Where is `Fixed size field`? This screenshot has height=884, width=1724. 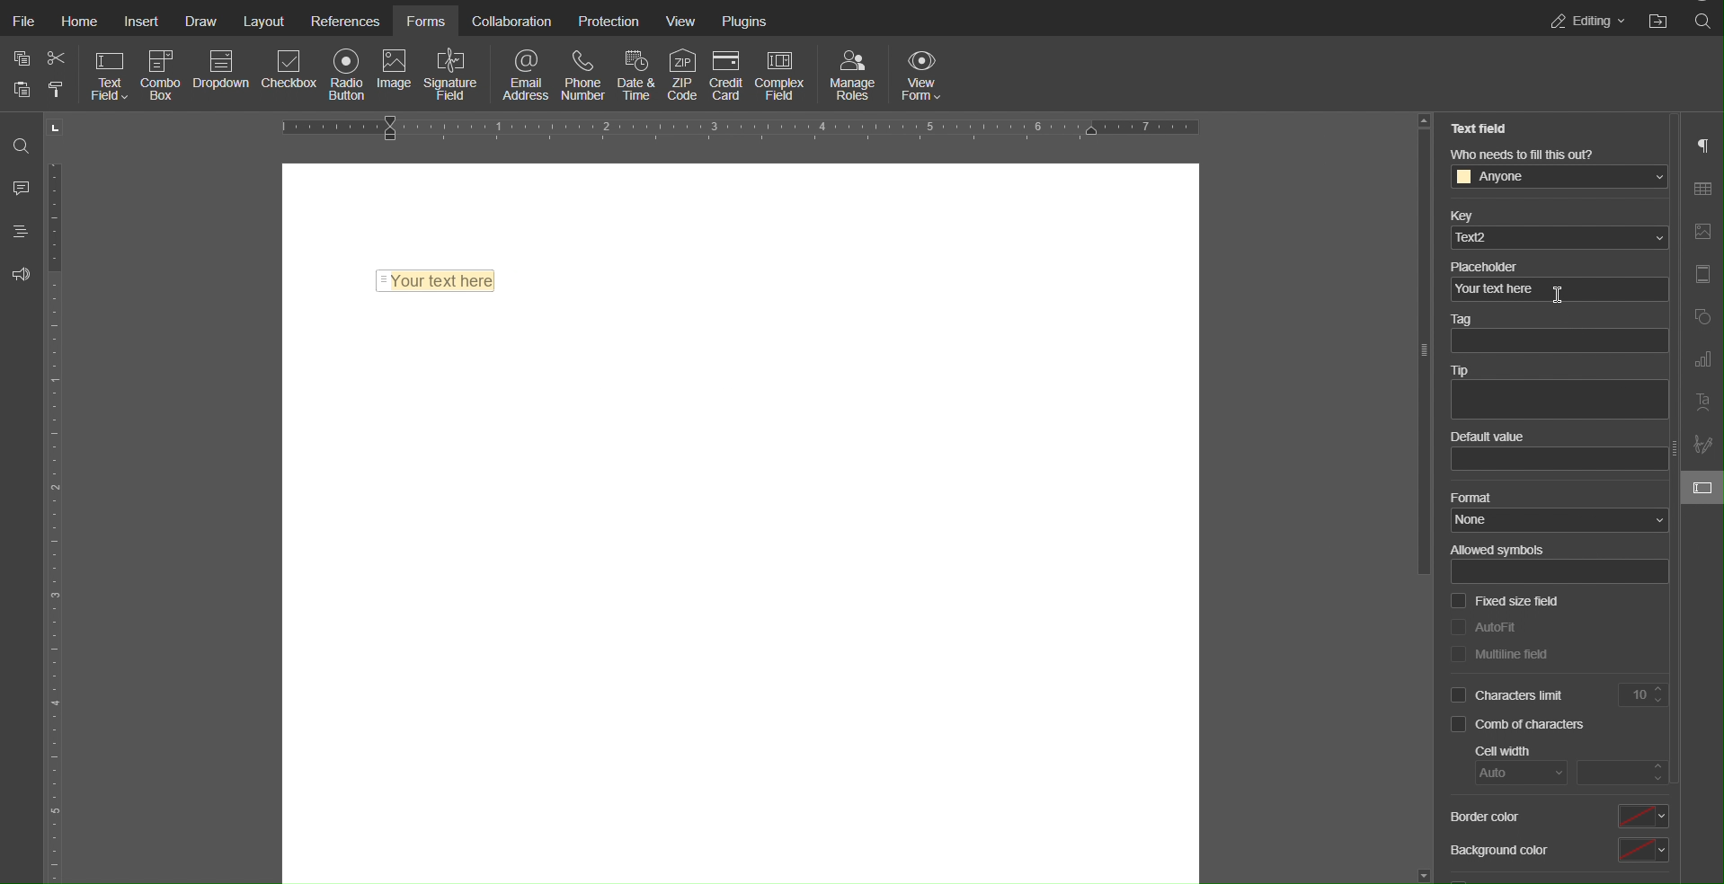
Fixed size field is located at coordinates (1506, 602).